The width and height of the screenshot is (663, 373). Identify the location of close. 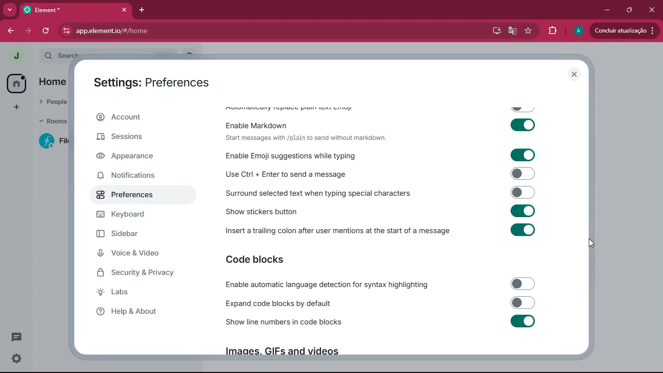
(653, 10).